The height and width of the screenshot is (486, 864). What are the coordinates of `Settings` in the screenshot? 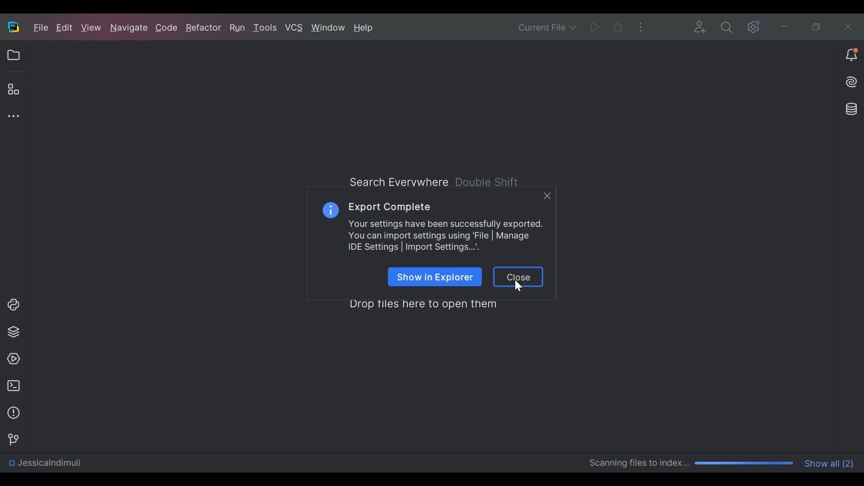 It's located at (726, 27).